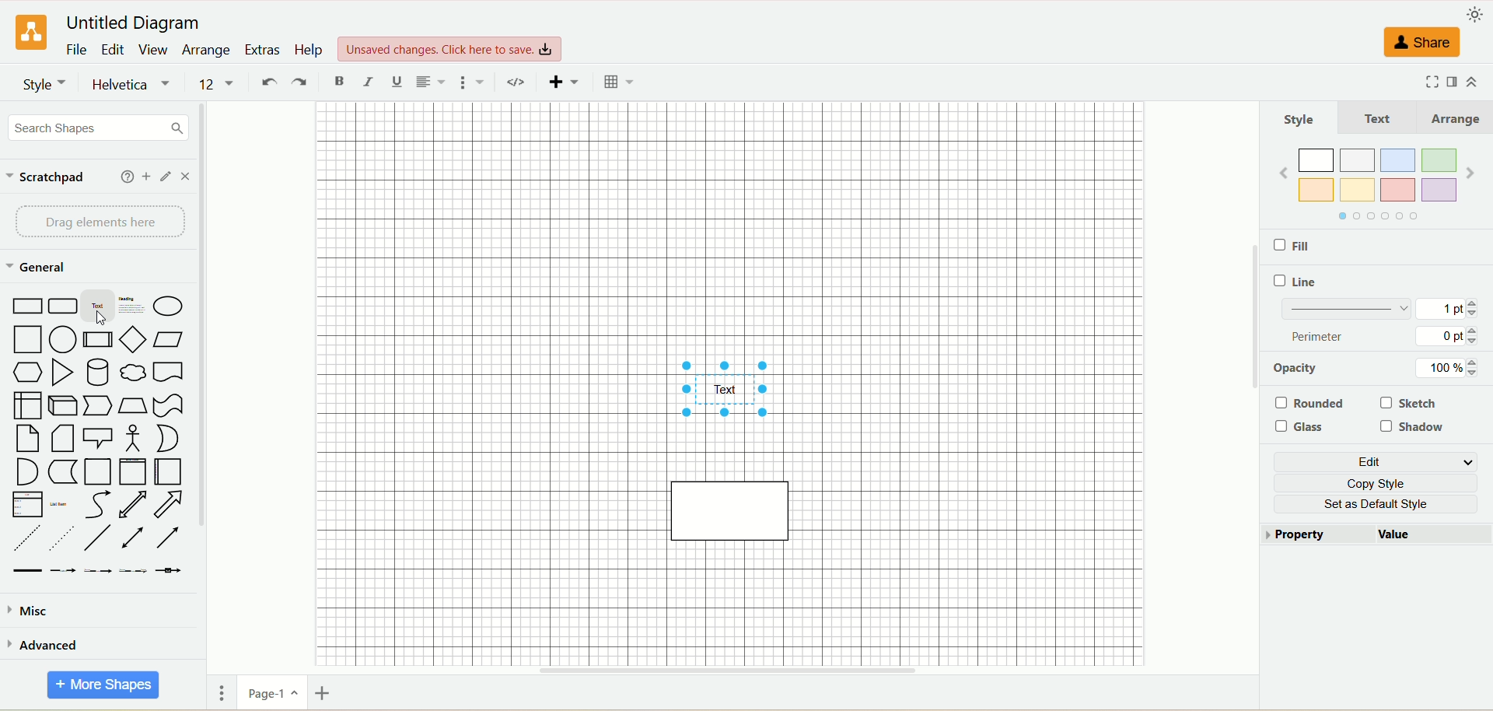 The height and width of the screenshot is (711, 1493). I want to click on square, so click(29, 341).